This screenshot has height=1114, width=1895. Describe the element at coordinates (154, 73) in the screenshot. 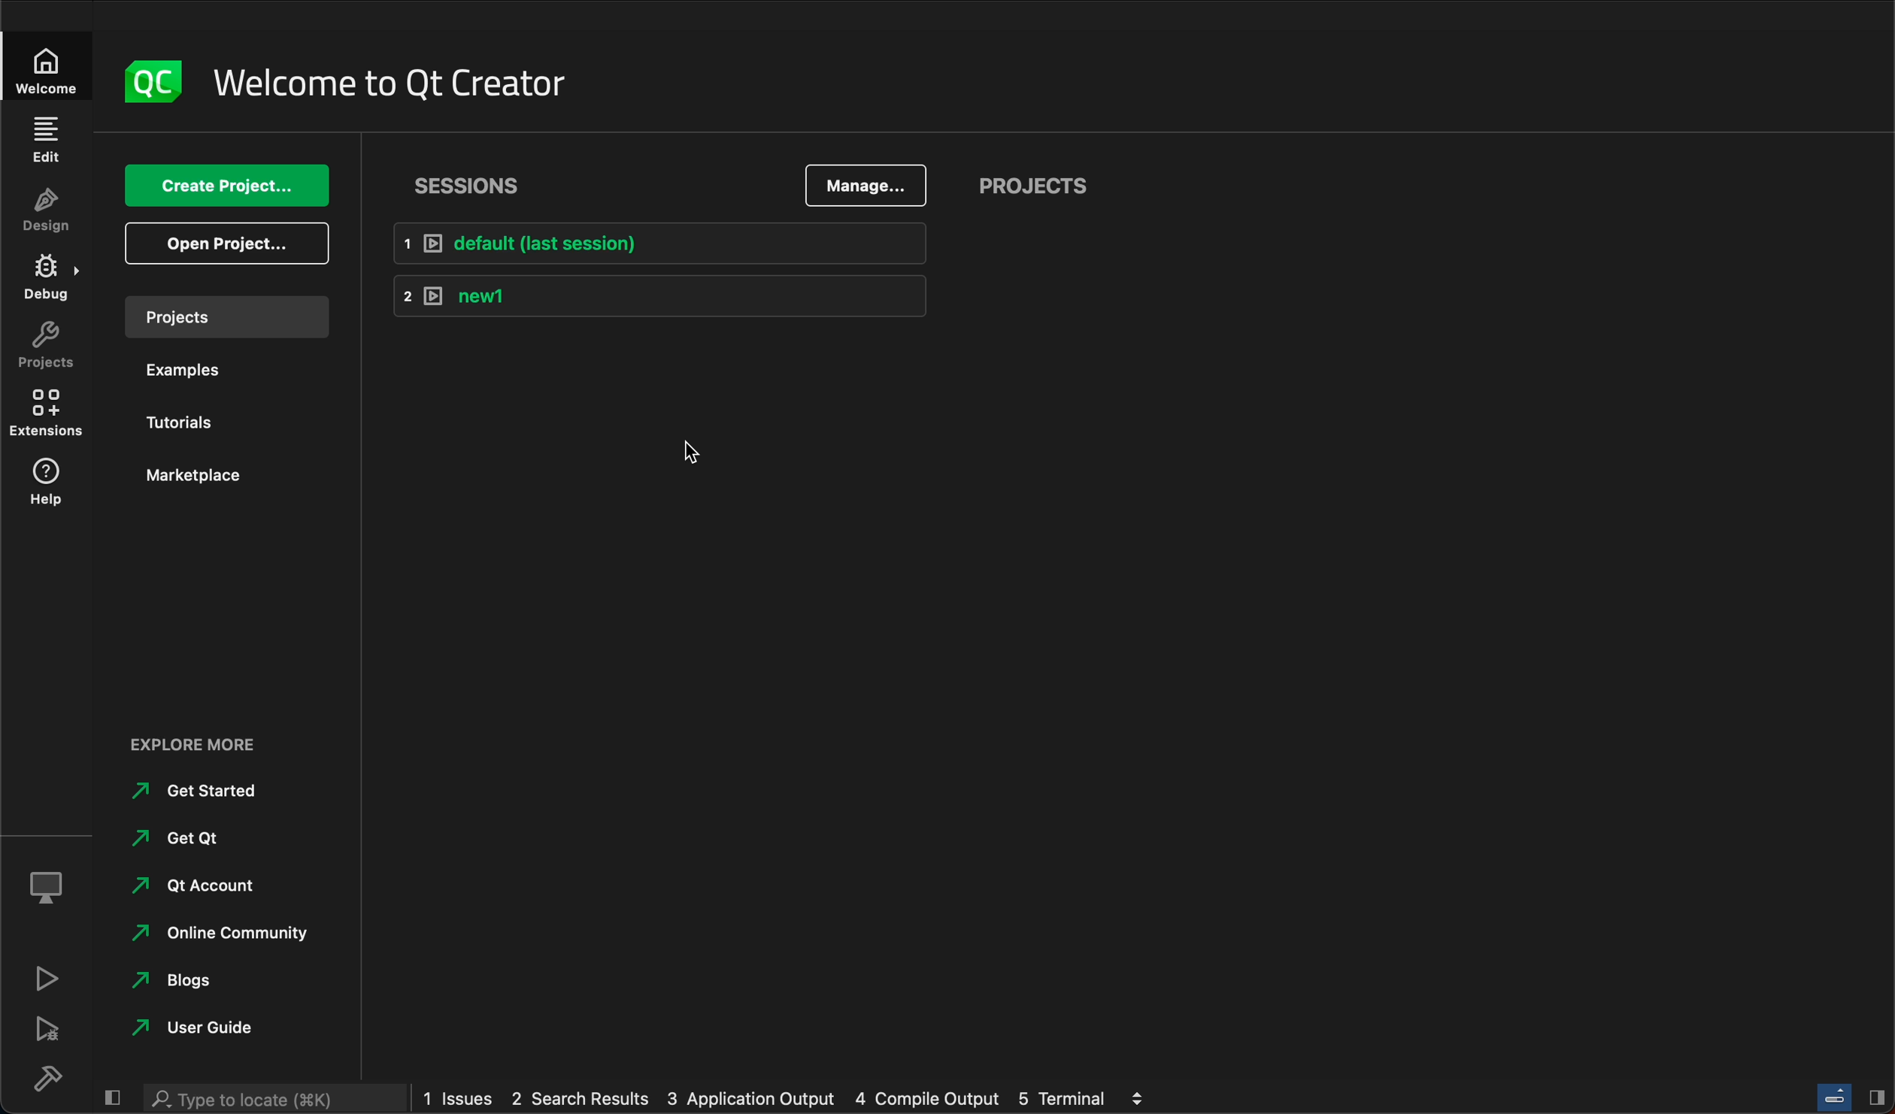

I see `logo` at that location.